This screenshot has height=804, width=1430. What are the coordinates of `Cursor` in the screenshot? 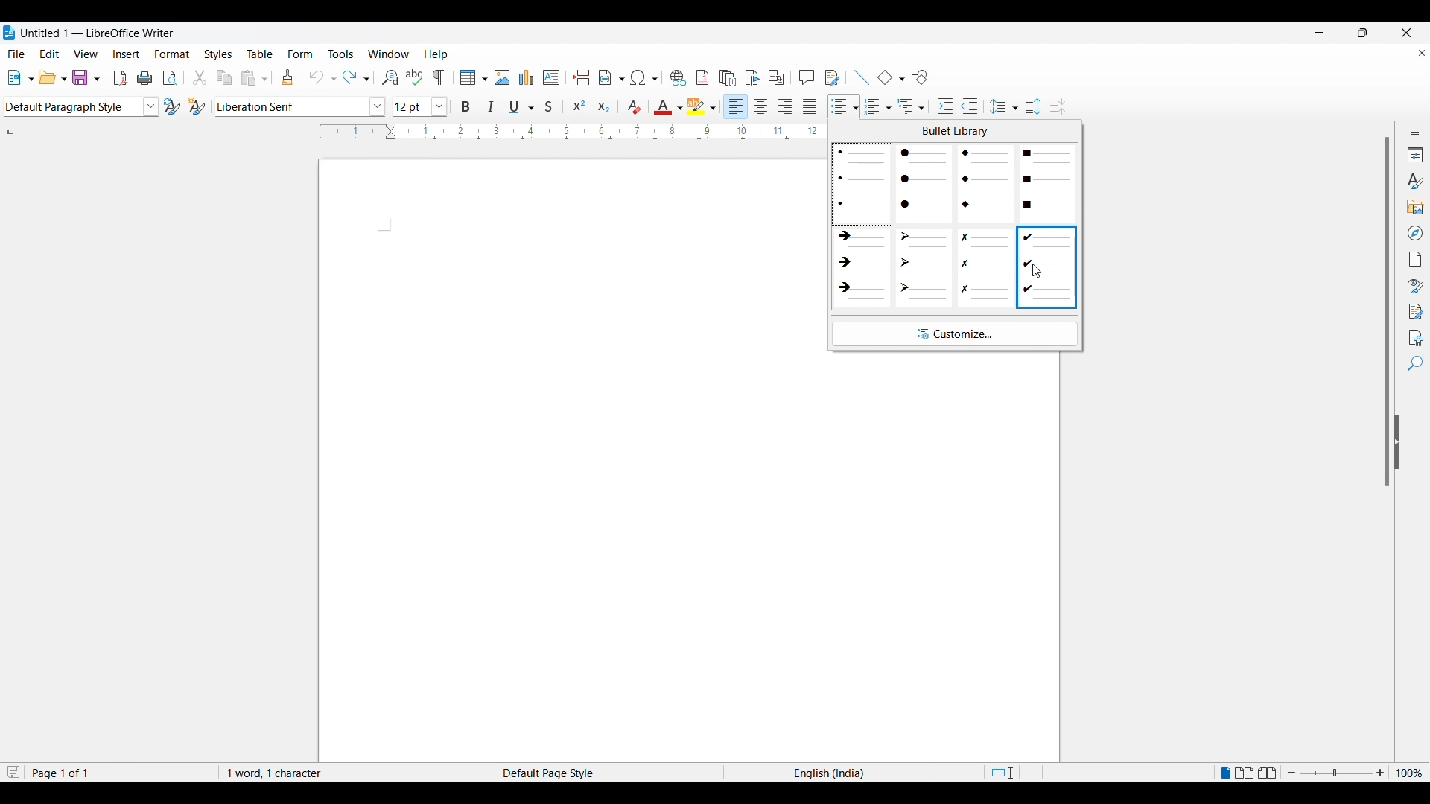 It's located at (1038, 271).